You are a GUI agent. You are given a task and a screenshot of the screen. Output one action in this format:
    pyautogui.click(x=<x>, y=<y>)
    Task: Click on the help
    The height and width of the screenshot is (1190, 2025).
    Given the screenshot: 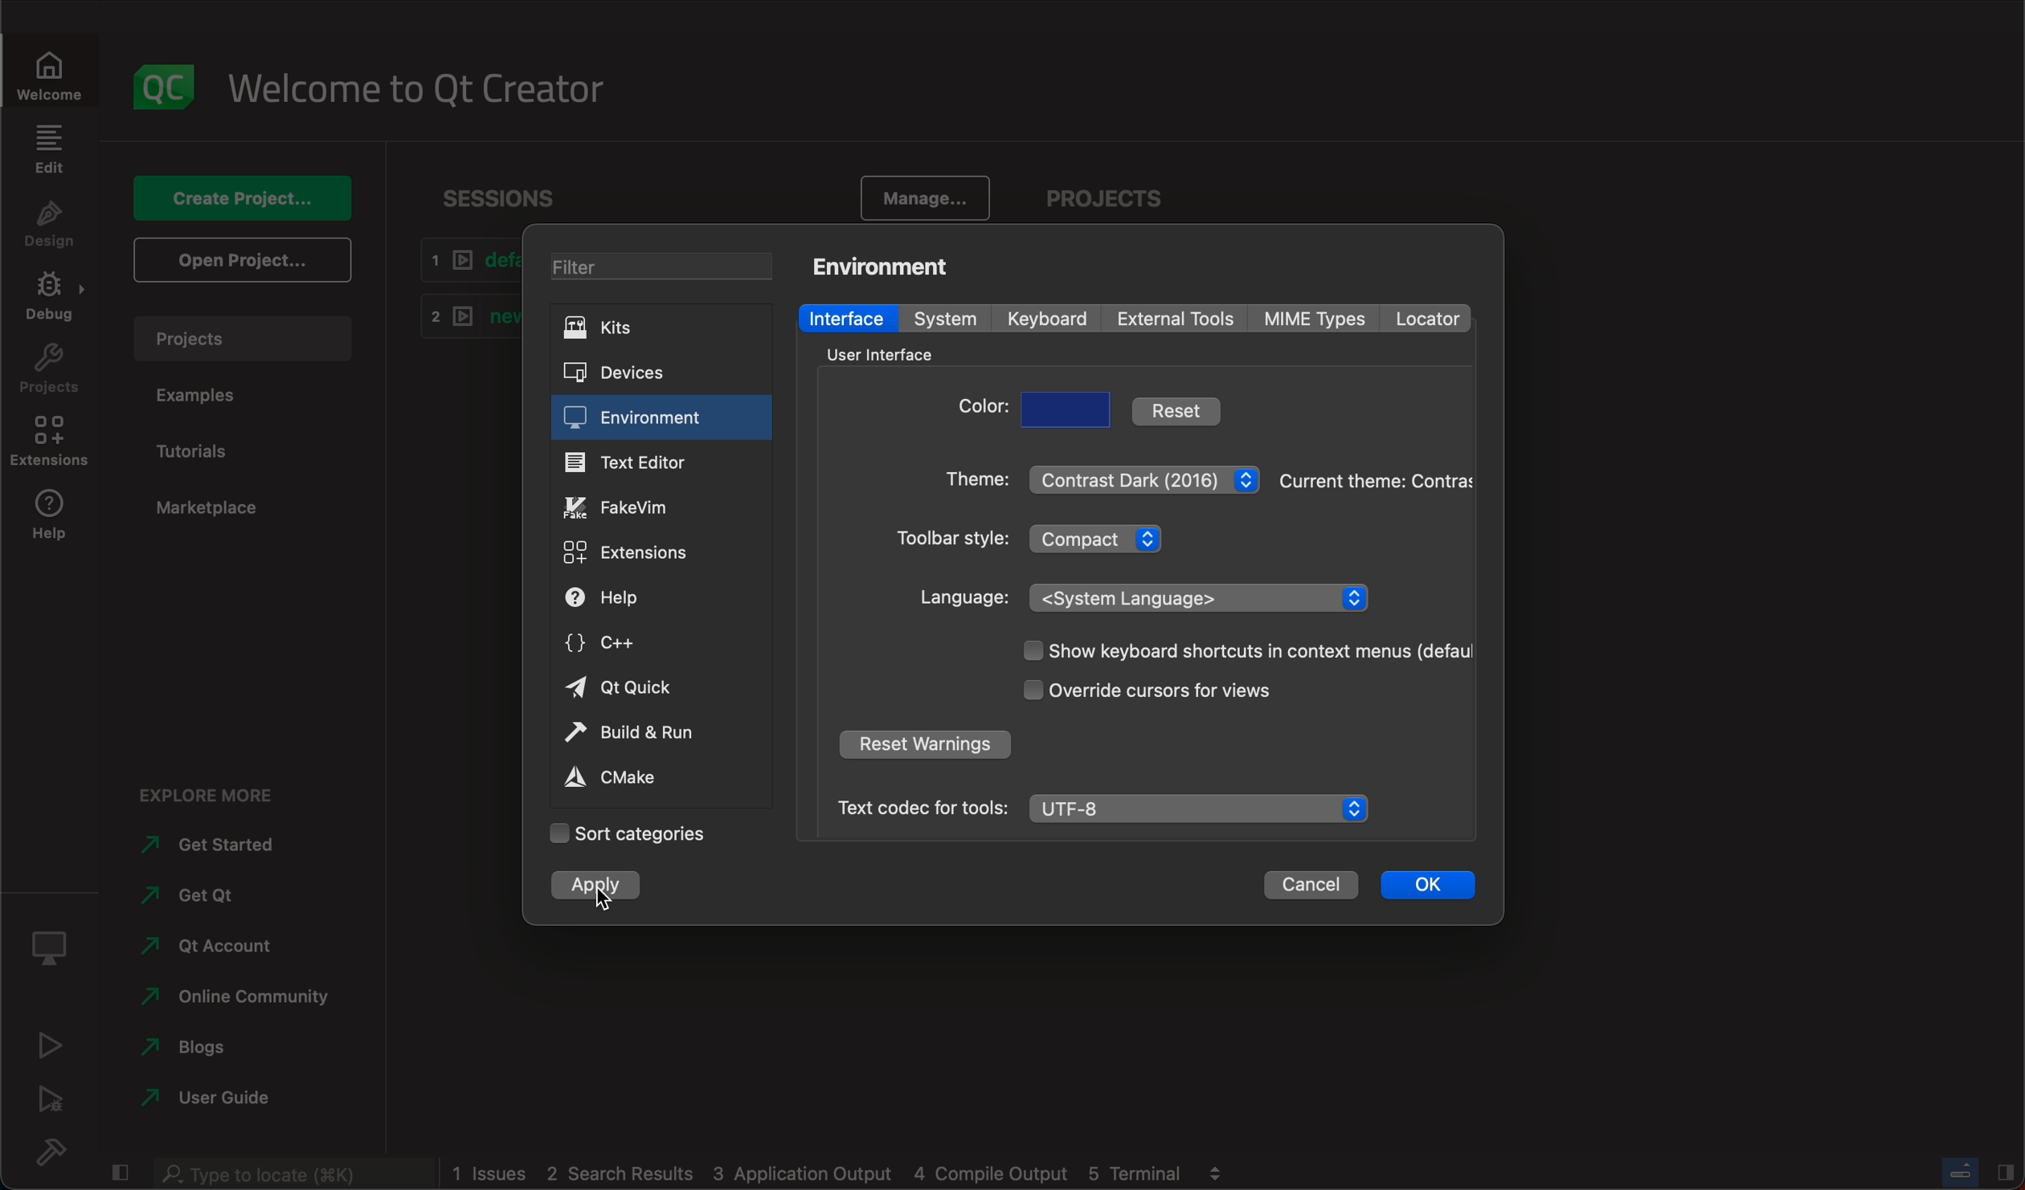 What is the action you would take?
    pyautogui.click(x=52, y=522)
    